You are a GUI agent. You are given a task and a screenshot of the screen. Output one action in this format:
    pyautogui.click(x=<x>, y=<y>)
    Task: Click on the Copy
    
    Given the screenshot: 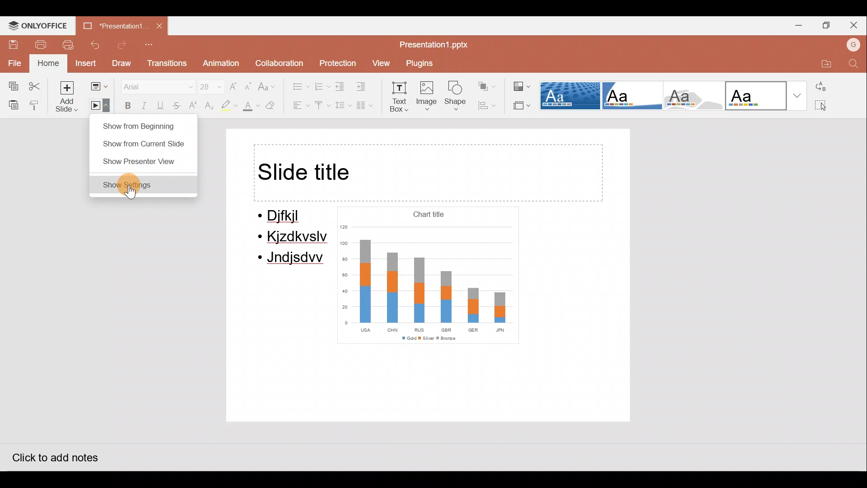 What is the action you would take?
    pyautogui.click(x=13, y=86)
    